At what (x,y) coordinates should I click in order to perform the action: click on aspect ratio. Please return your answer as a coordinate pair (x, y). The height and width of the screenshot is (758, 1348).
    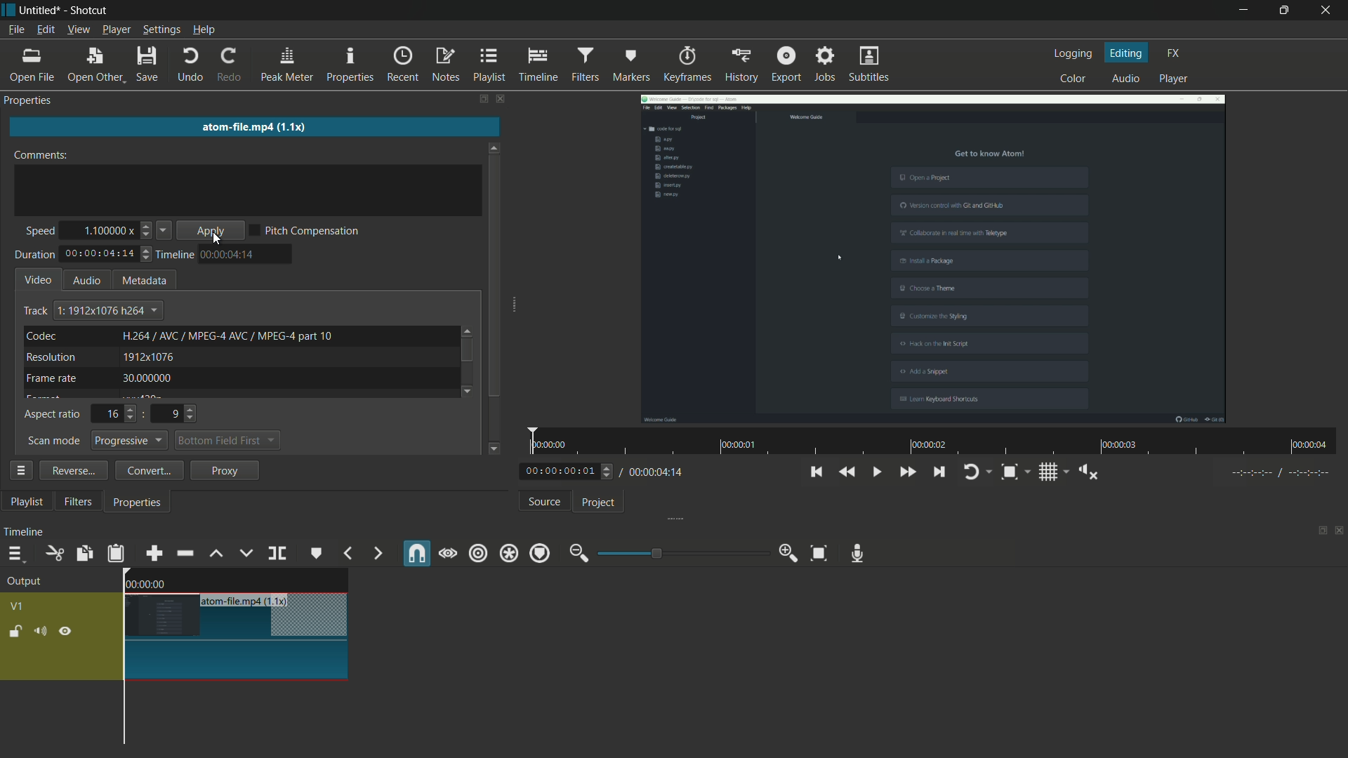
    Looking at the image, I should click on (53, 415).